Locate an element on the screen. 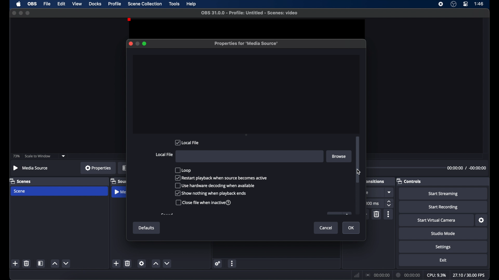 The width and height of the screenshot is (499, 280). controls is located at coordinates (409, 181).